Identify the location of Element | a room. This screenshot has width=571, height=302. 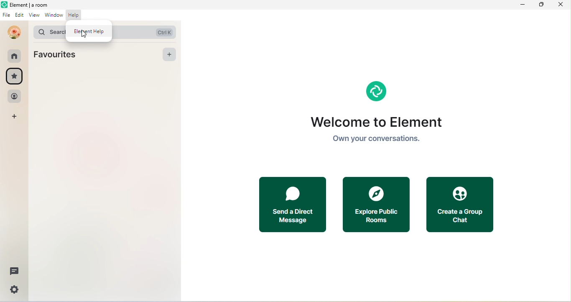
(25, 4).